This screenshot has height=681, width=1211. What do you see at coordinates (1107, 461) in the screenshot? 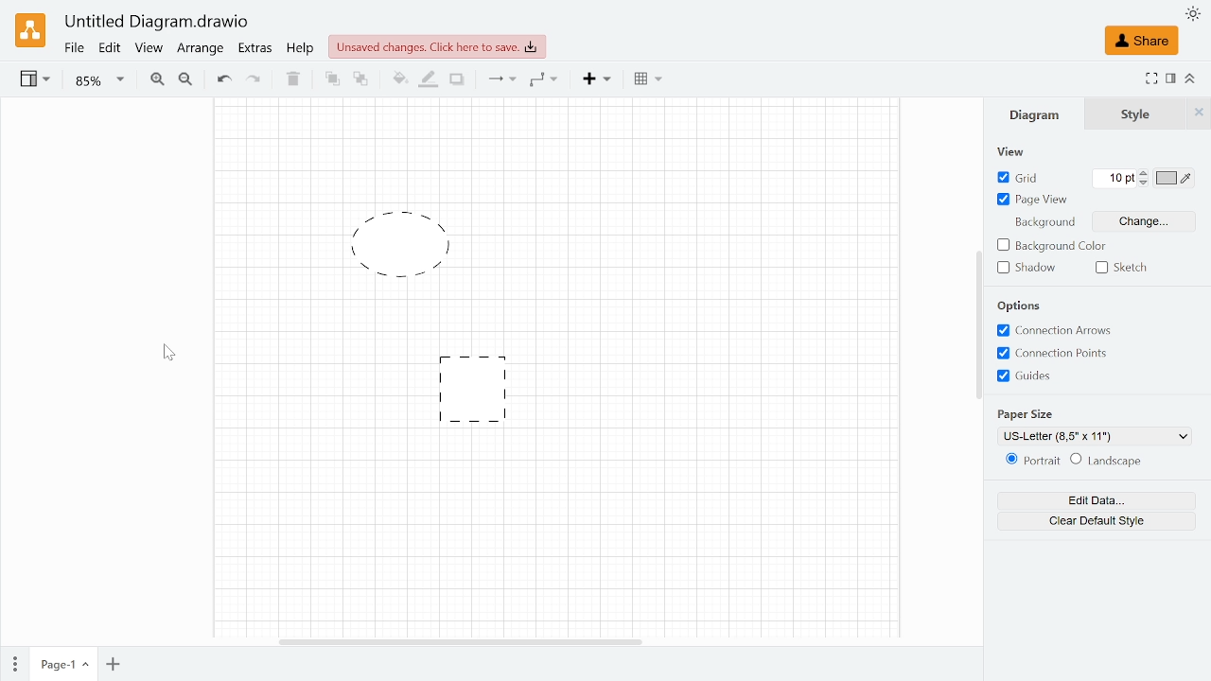
I see `landscape` at bounding box center [1107, 461].